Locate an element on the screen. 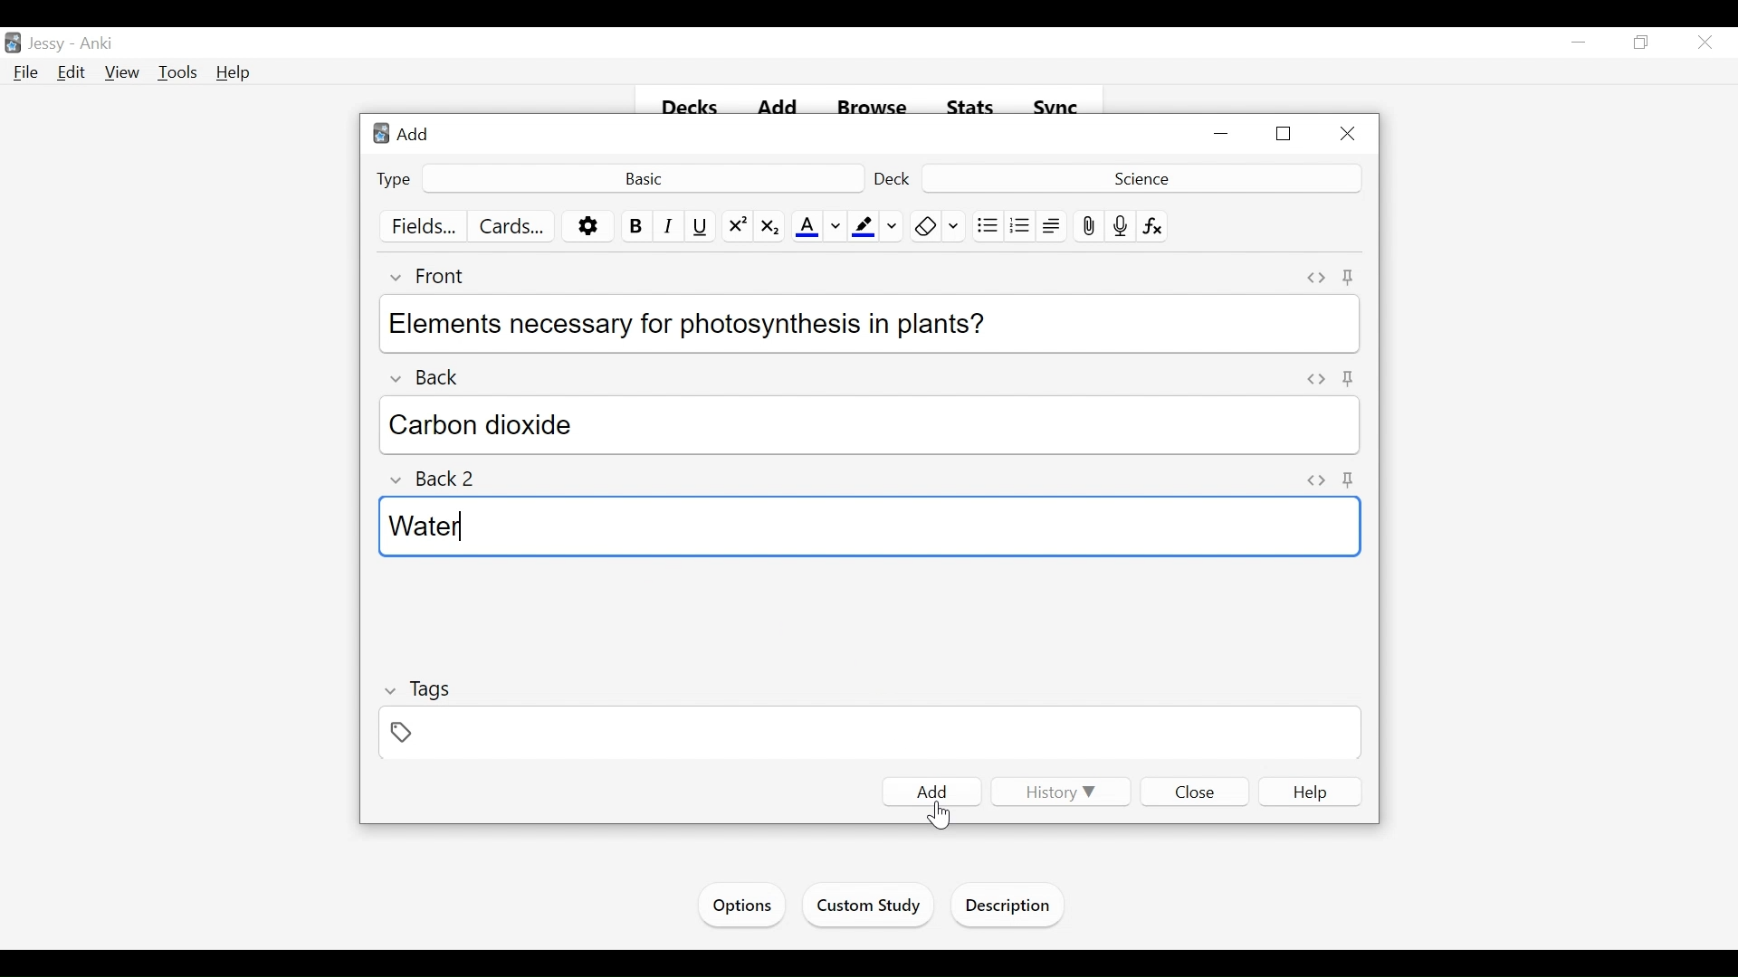  Browse is located at coordinates (875, 109).